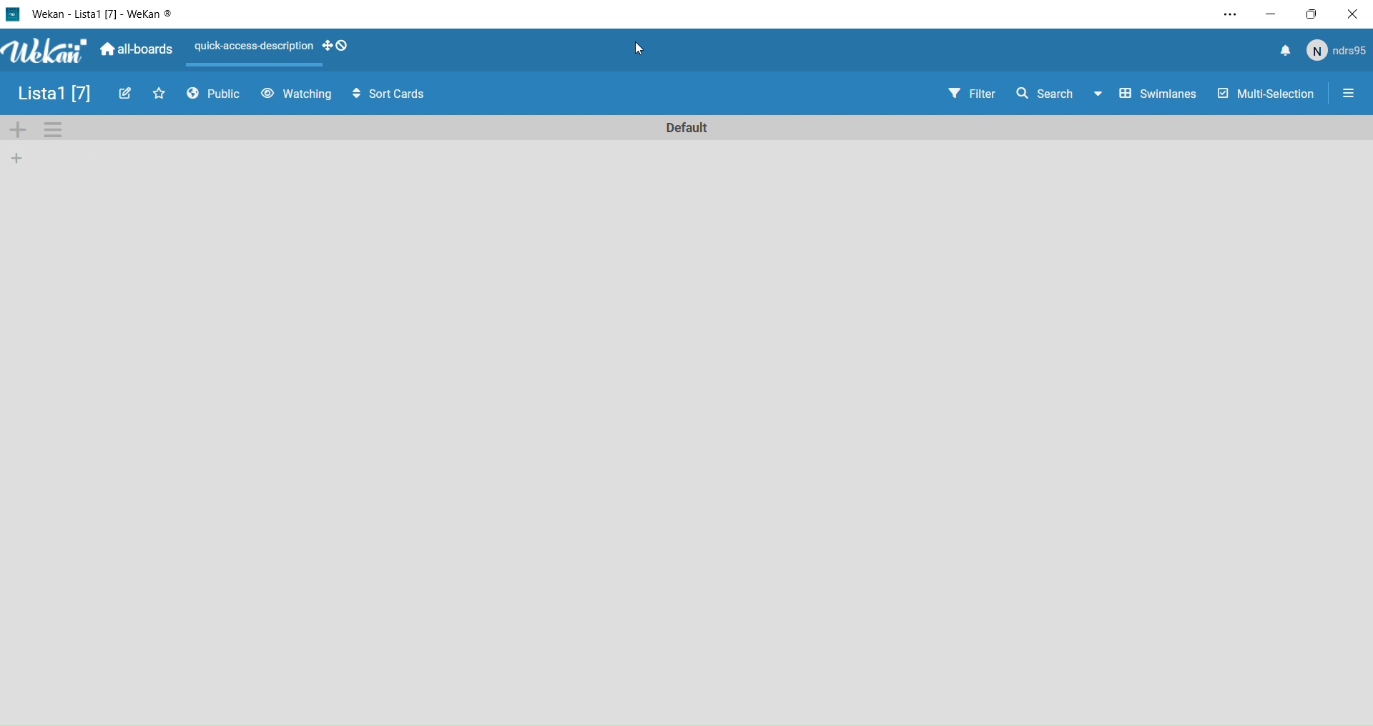 The image size is (1373, 726). I want to click on add, so click(16, 160).